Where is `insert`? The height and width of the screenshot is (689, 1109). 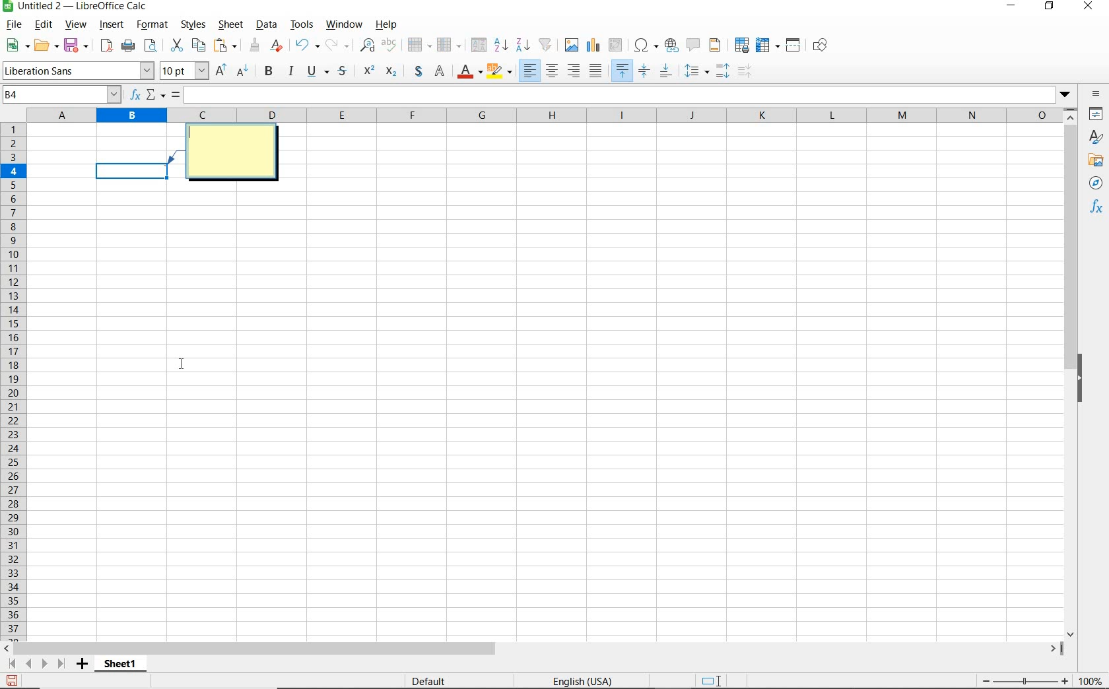
insert is located at coordinates (112, 25).